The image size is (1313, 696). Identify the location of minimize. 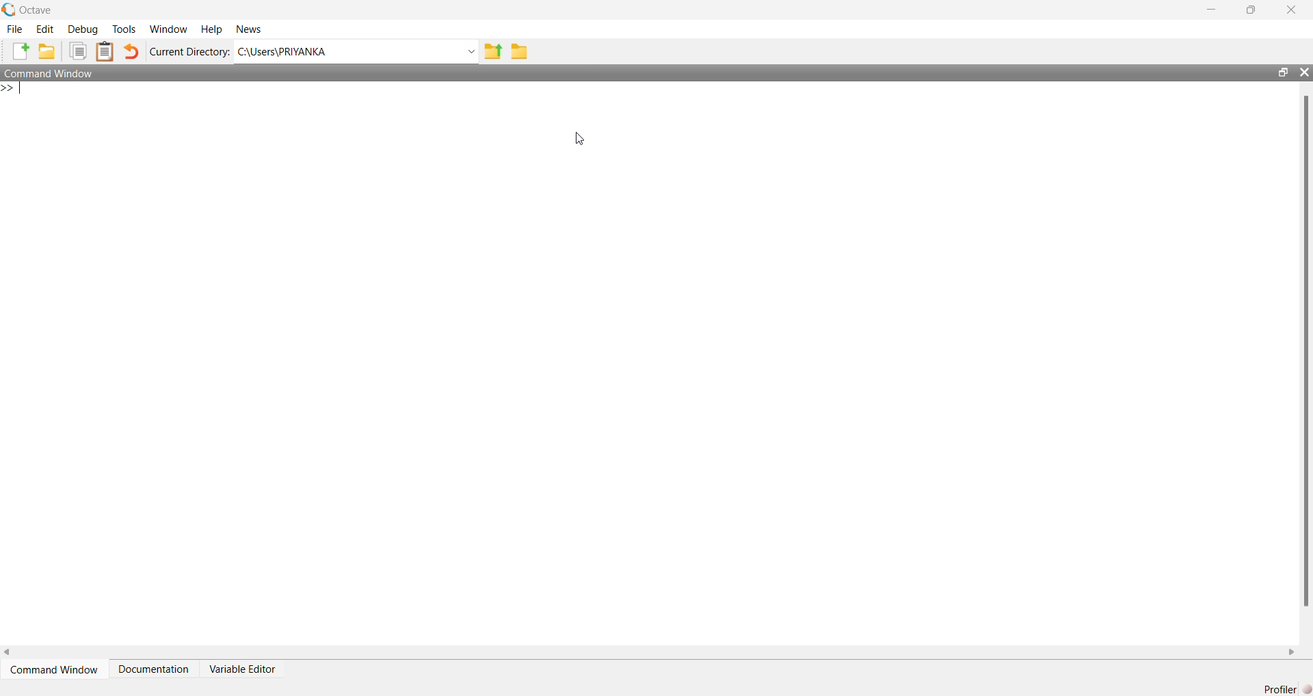
(1212, 10).